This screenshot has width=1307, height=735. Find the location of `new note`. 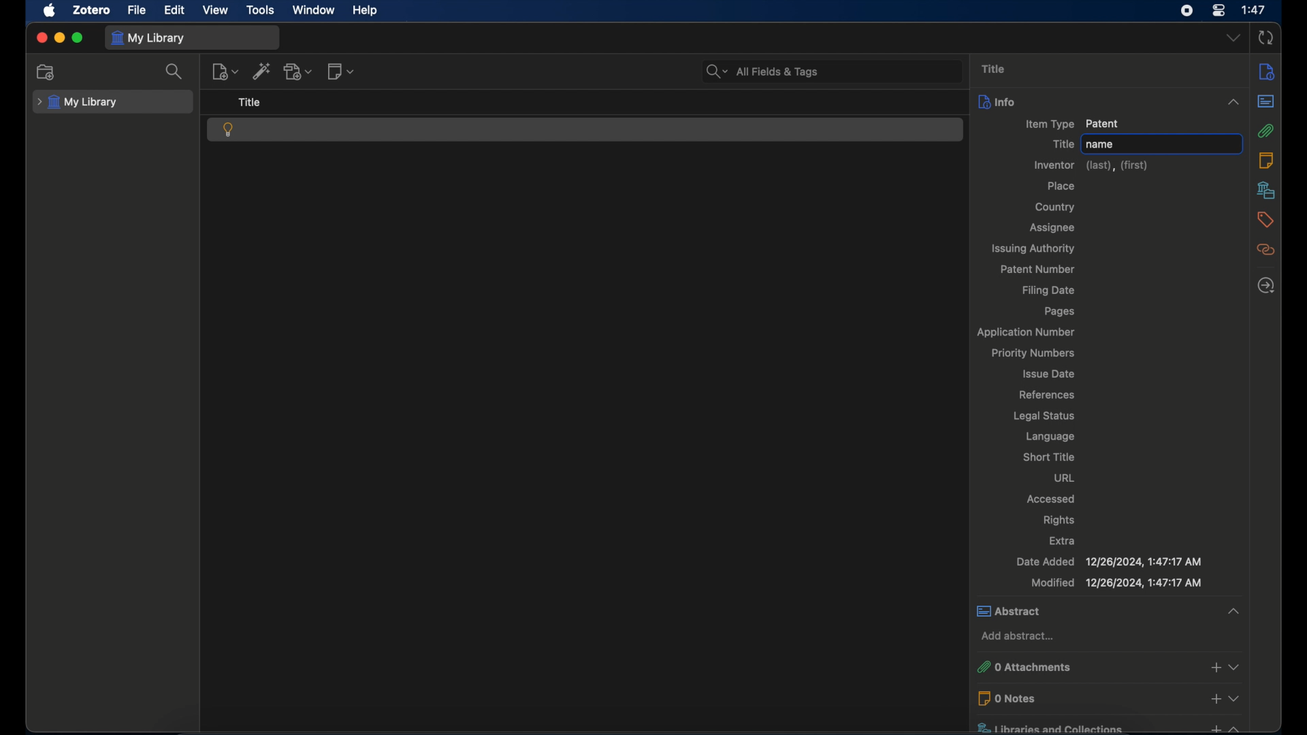

new note is located at coordinates (340, 71).